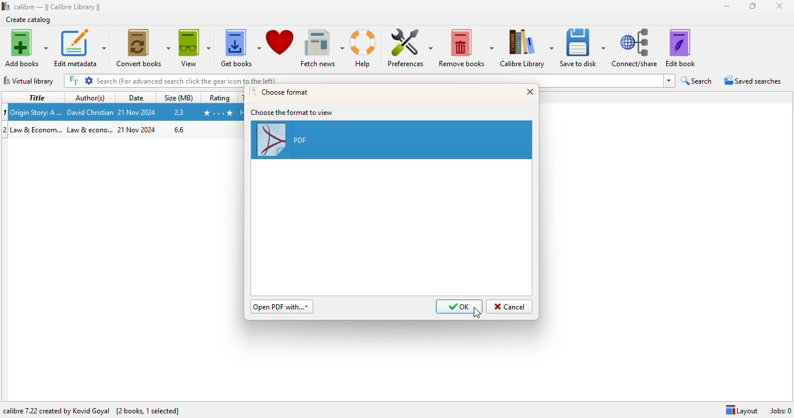  What do you see at coordinates (73, 81) in the screenshot?
I see `FT` at bounding box center [73, 81].